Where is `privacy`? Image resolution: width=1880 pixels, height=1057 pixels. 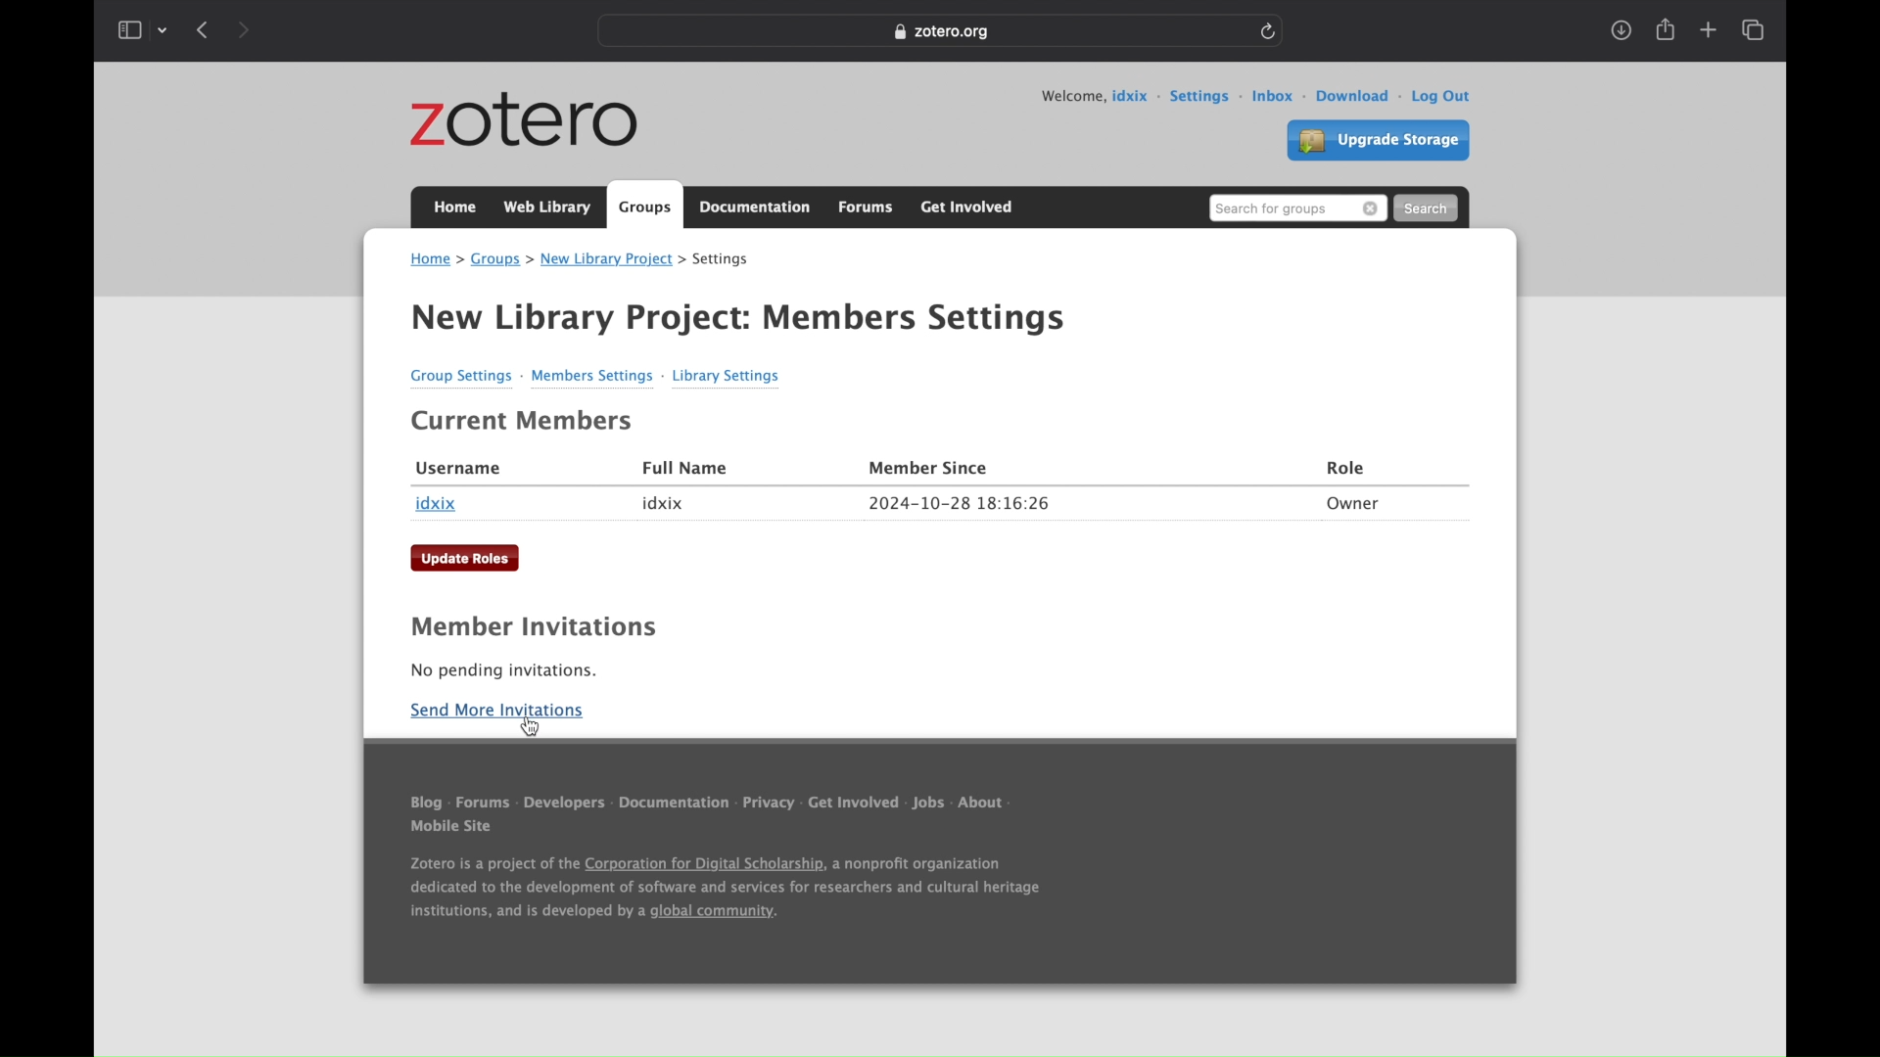
privacy is located at coordinates (768, 803).